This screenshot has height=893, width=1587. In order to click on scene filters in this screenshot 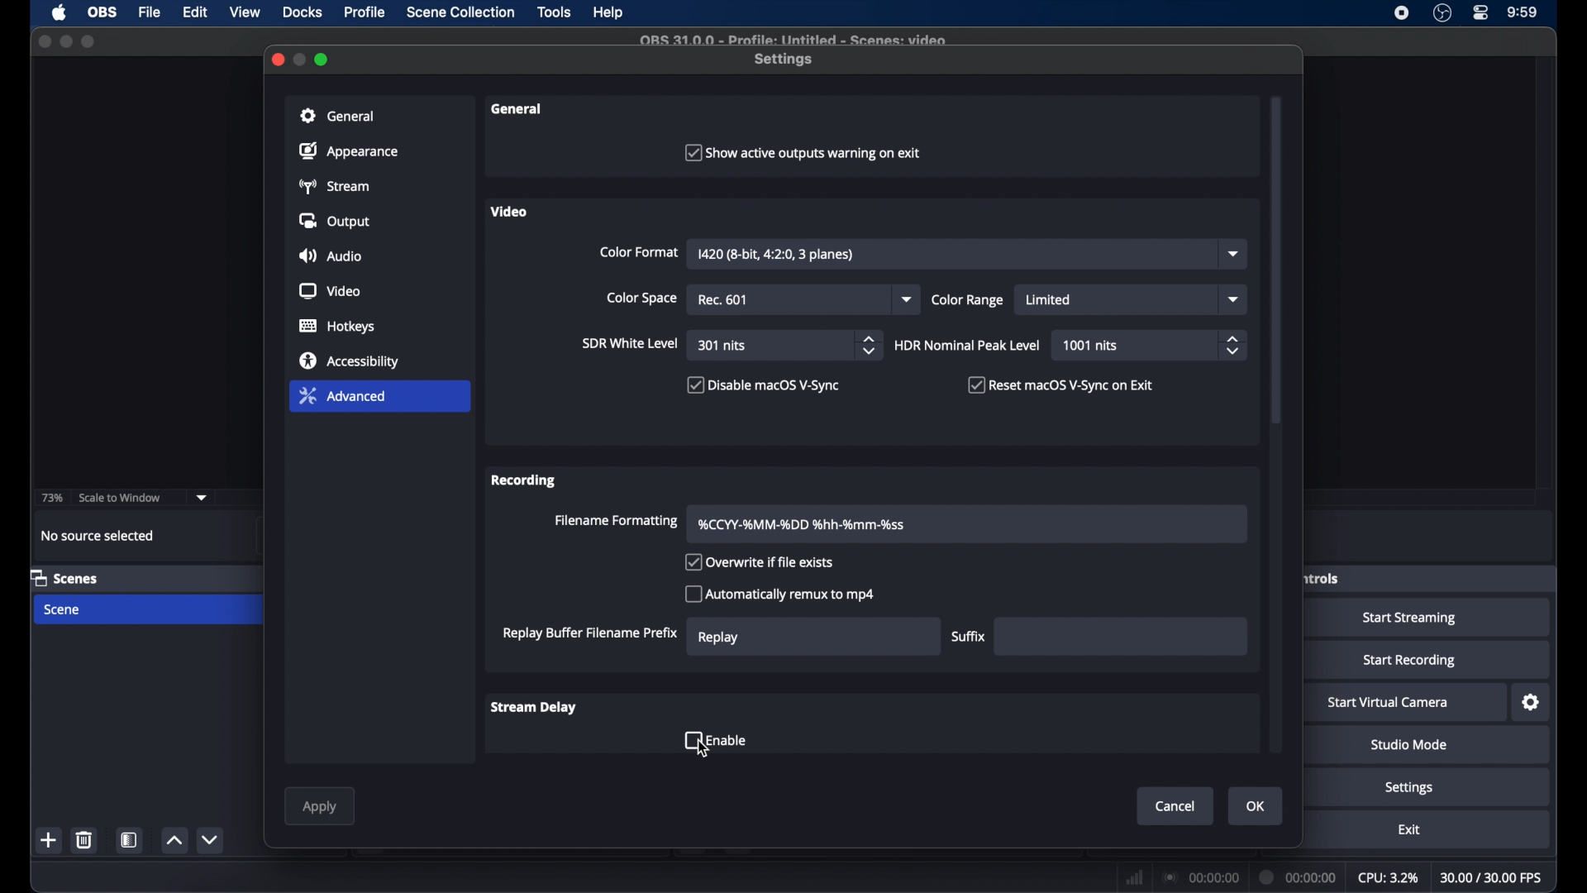, I will do `click(132, 839)`.